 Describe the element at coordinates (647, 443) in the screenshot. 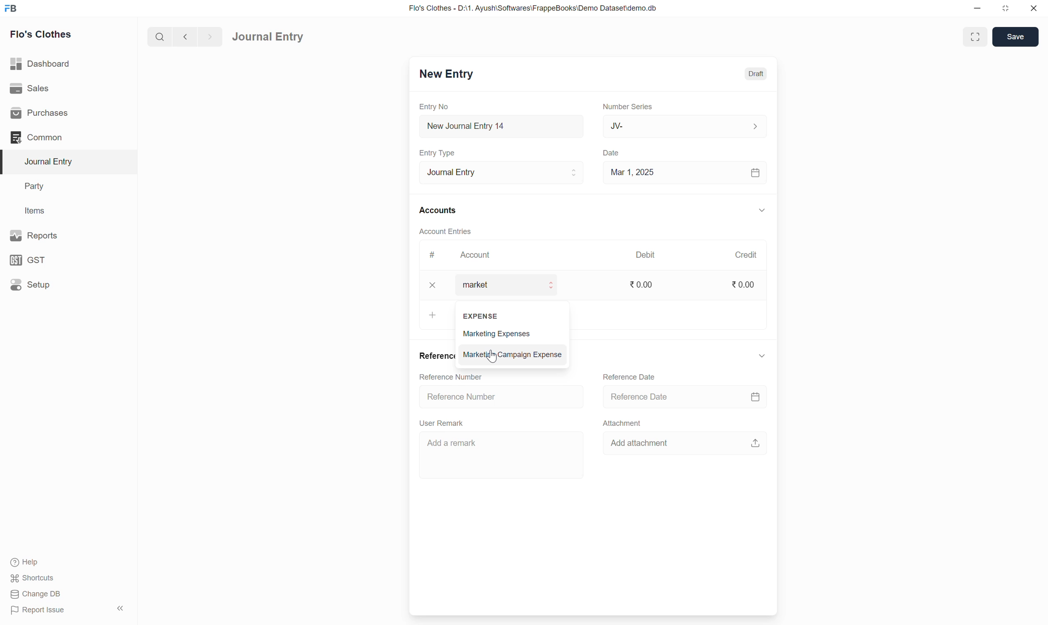

I see `Add attachment` at that location.